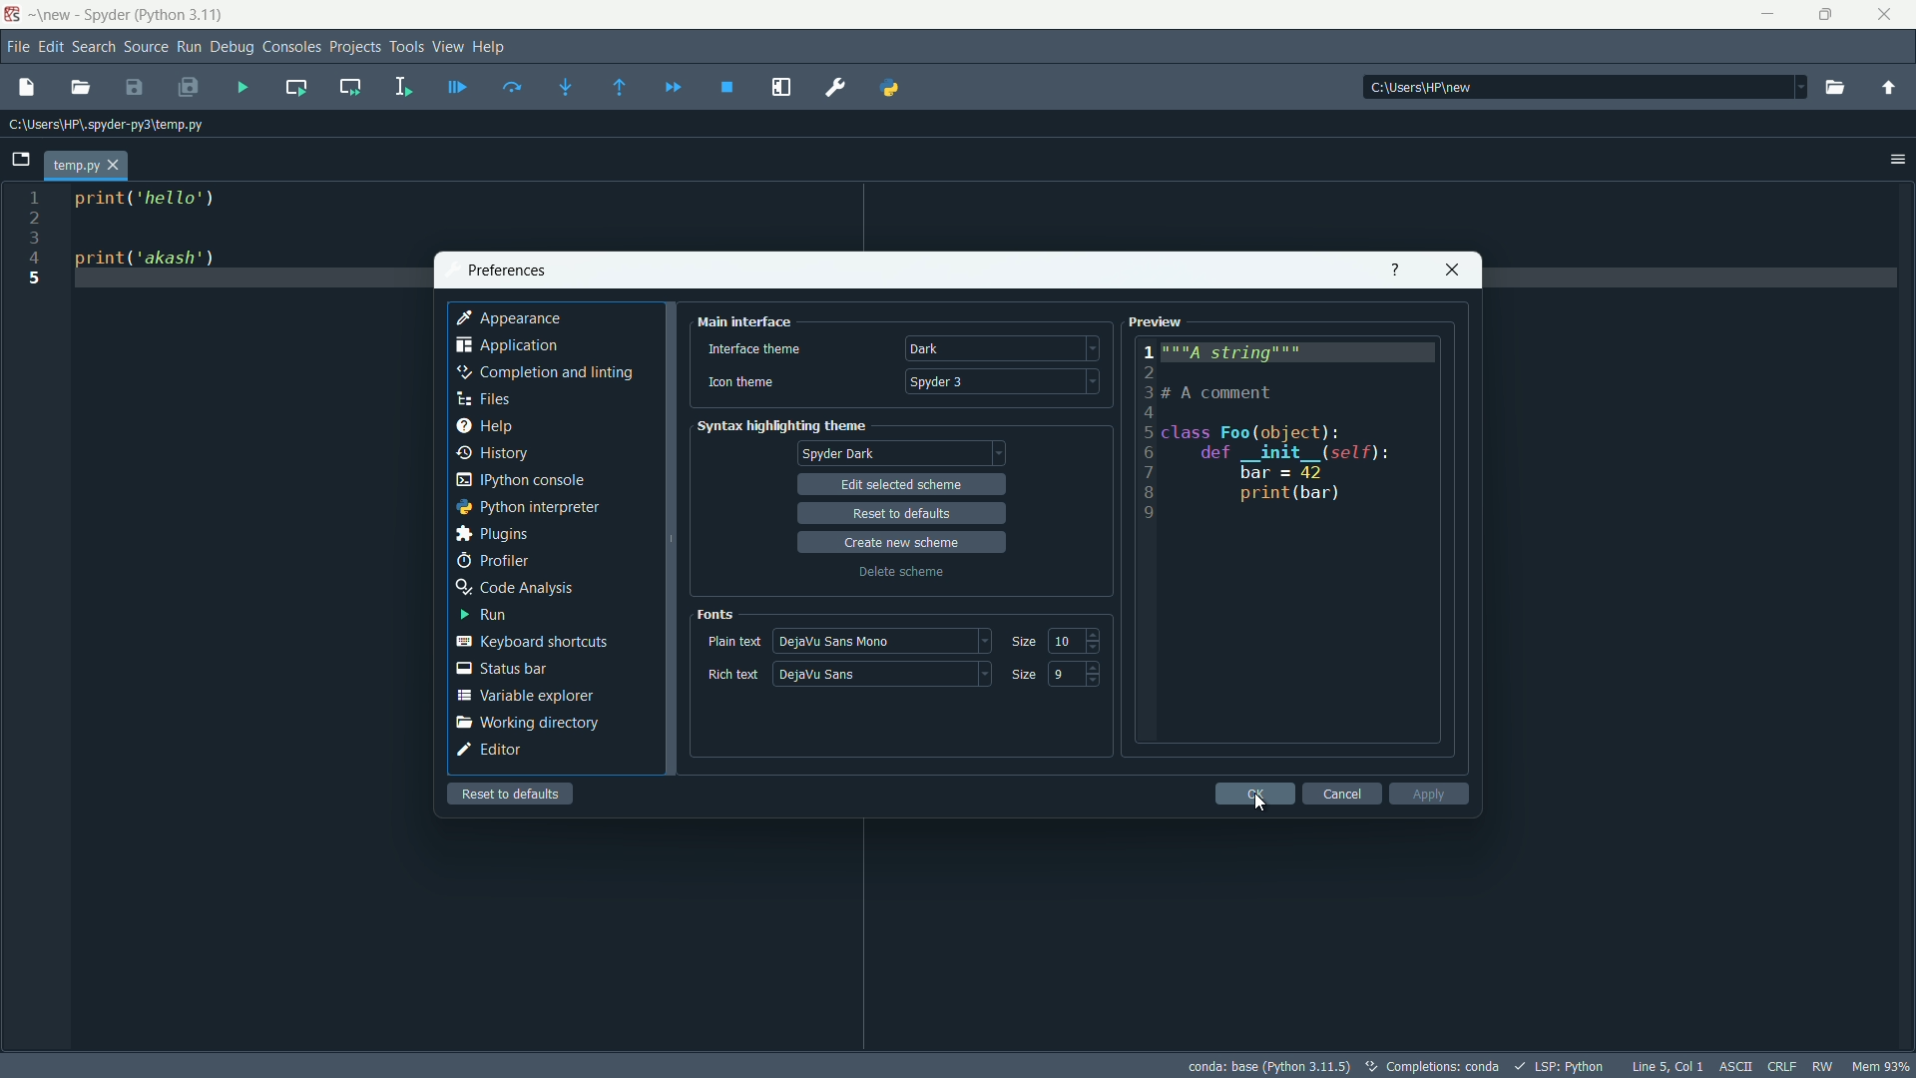 This screenshot has width=1916, height=1078. What do you see at coordinates (1738, 1066) in the screenshot?
I see `ASCII` at bounding box center [1738, 1066].